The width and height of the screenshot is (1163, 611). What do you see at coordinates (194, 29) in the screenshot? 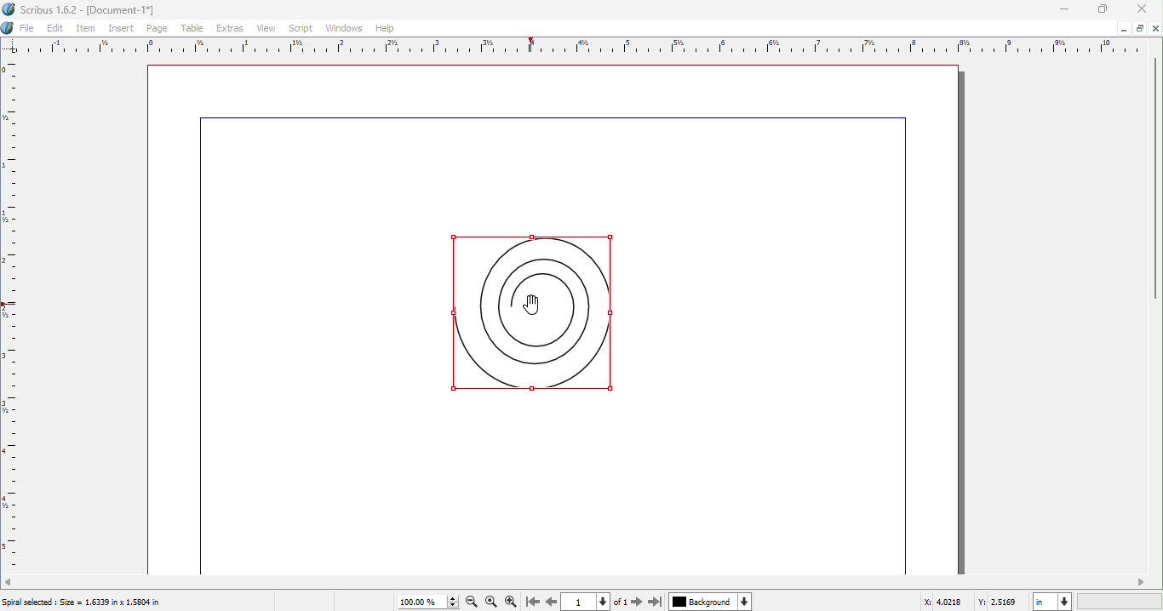
I see `Table` at bounding box center [194, 29].